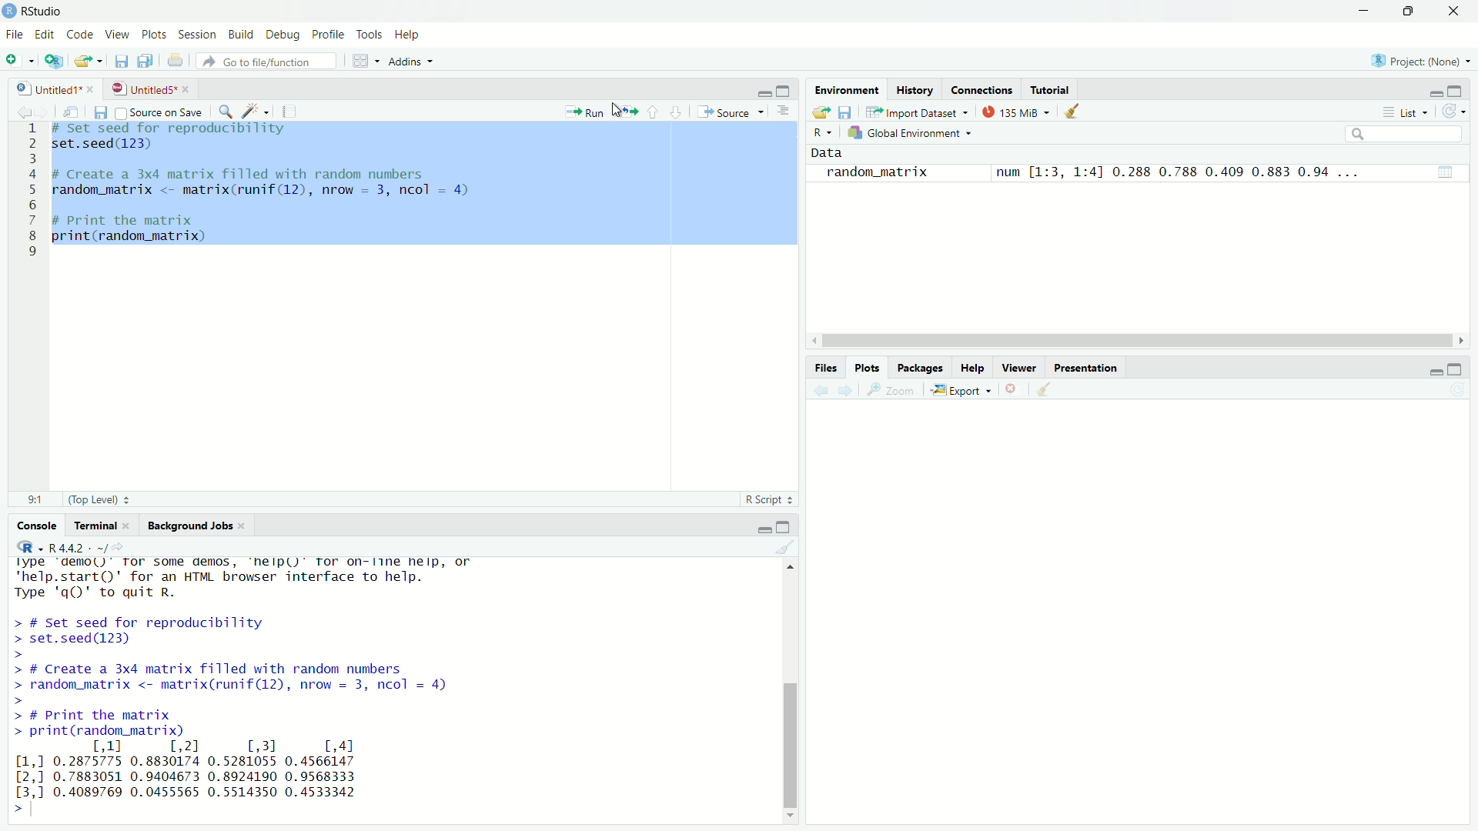 The width and height of the screenshot is (1478, 831). What do you see at coordinates (1018, 112) in the screenshot?
I see `134 MiB +` at bounding box center [1018, 112].